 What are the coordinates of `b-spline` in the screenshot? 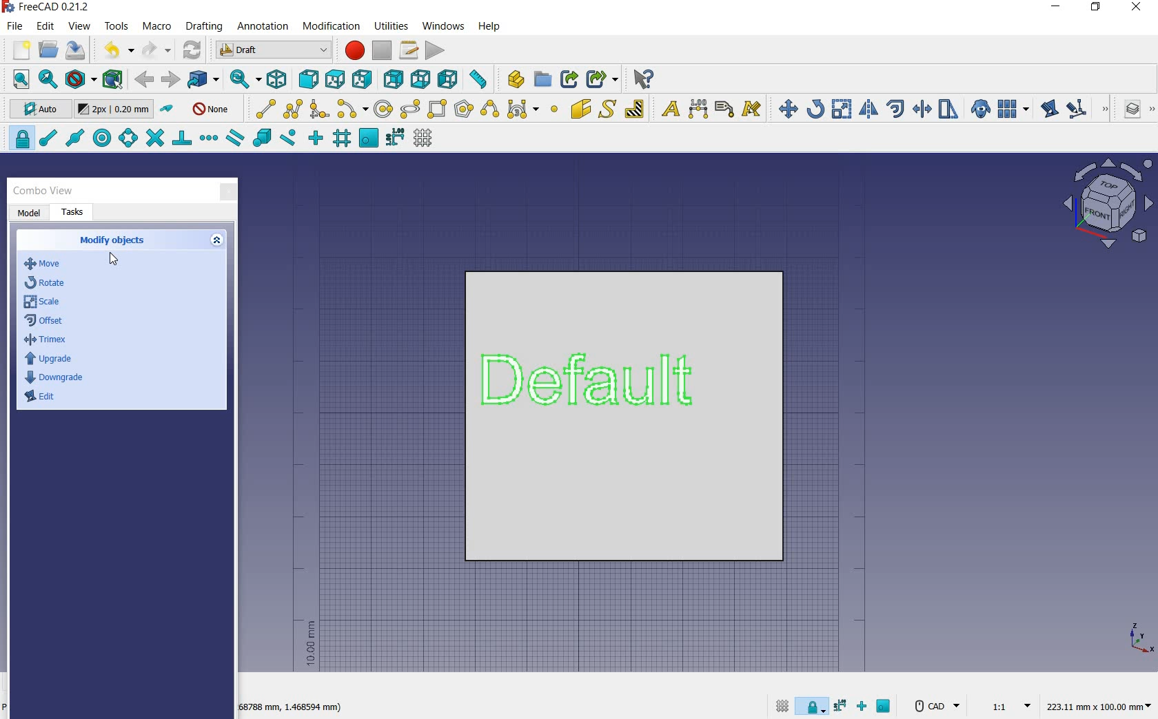 It's located at (489, 110).